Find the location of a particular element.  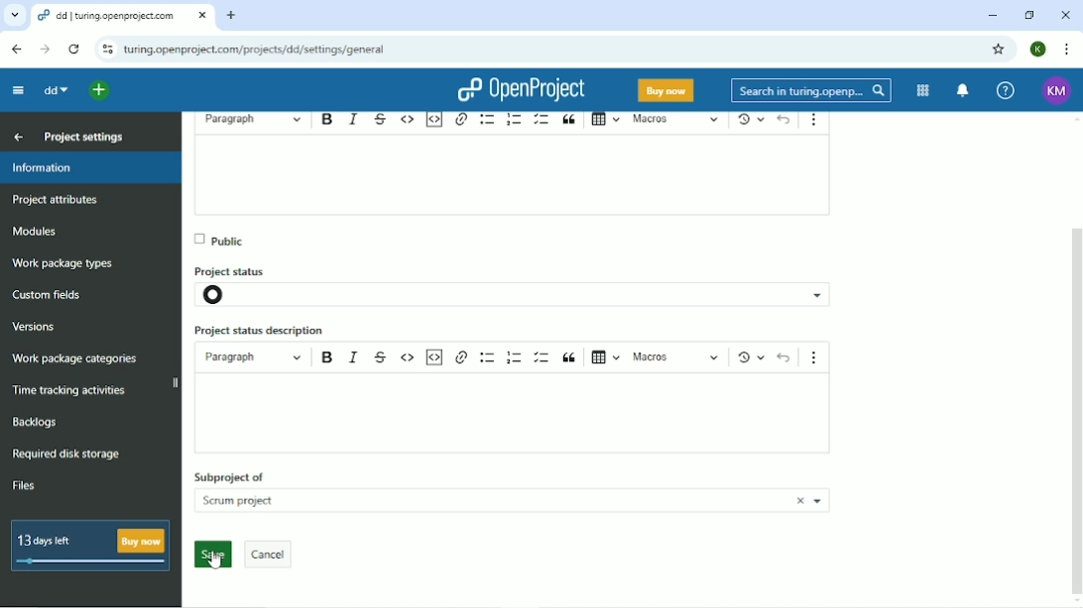

Insert table is located at coordinates (604, 121).